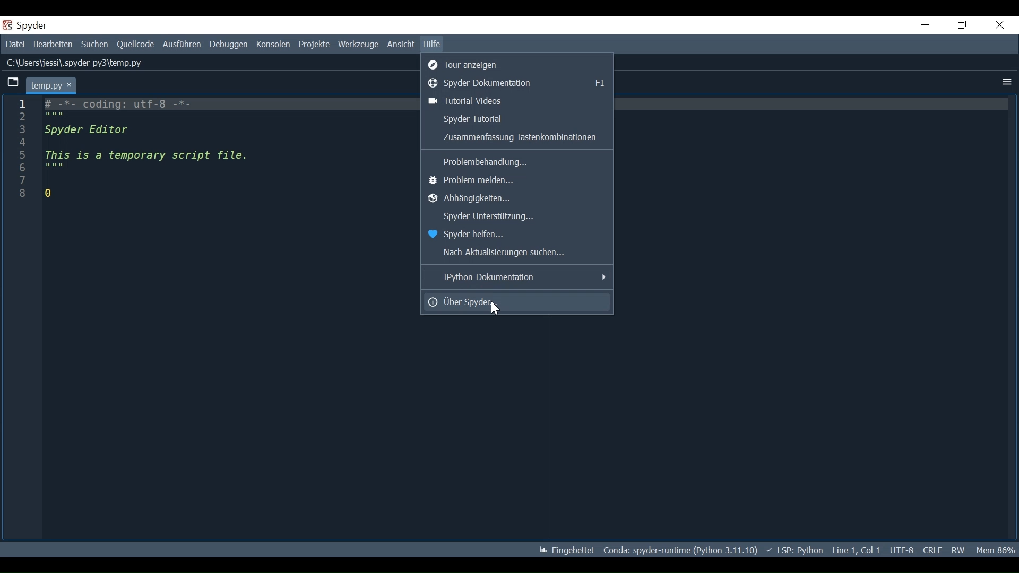  Describe the element at coordinates (933, 550) in the screenshot. I see `File EQL Status` at that location.